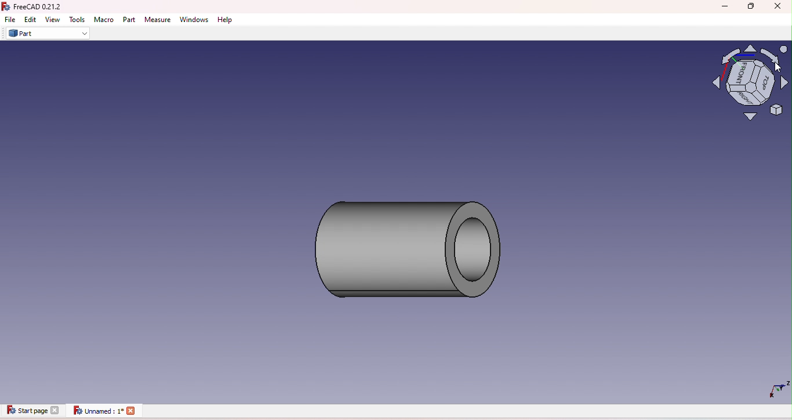  Describe the element at coordinates (32, 411) in the screenshot. I see `Start page` at that location.